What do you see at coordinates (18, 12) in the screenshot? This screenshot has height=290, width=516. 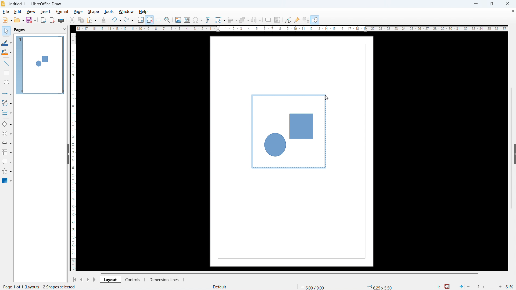 I see `edit` at bounding box center [18, 12].